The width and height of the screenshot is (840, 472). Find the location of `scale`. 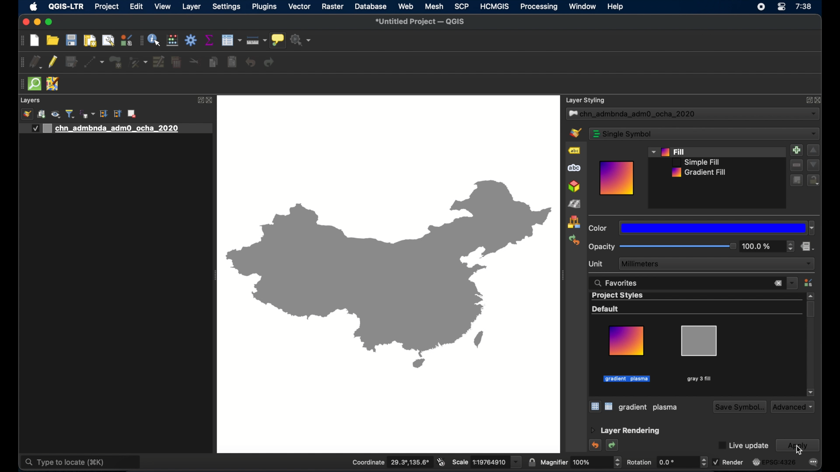

scale is located at coordinates (480, 462).